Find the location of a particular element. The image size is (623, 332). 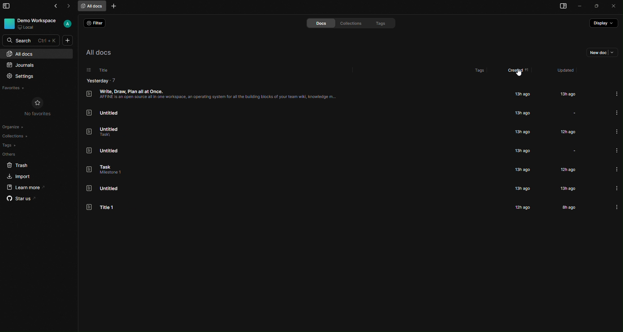

display is located at coordinates (604, 23).